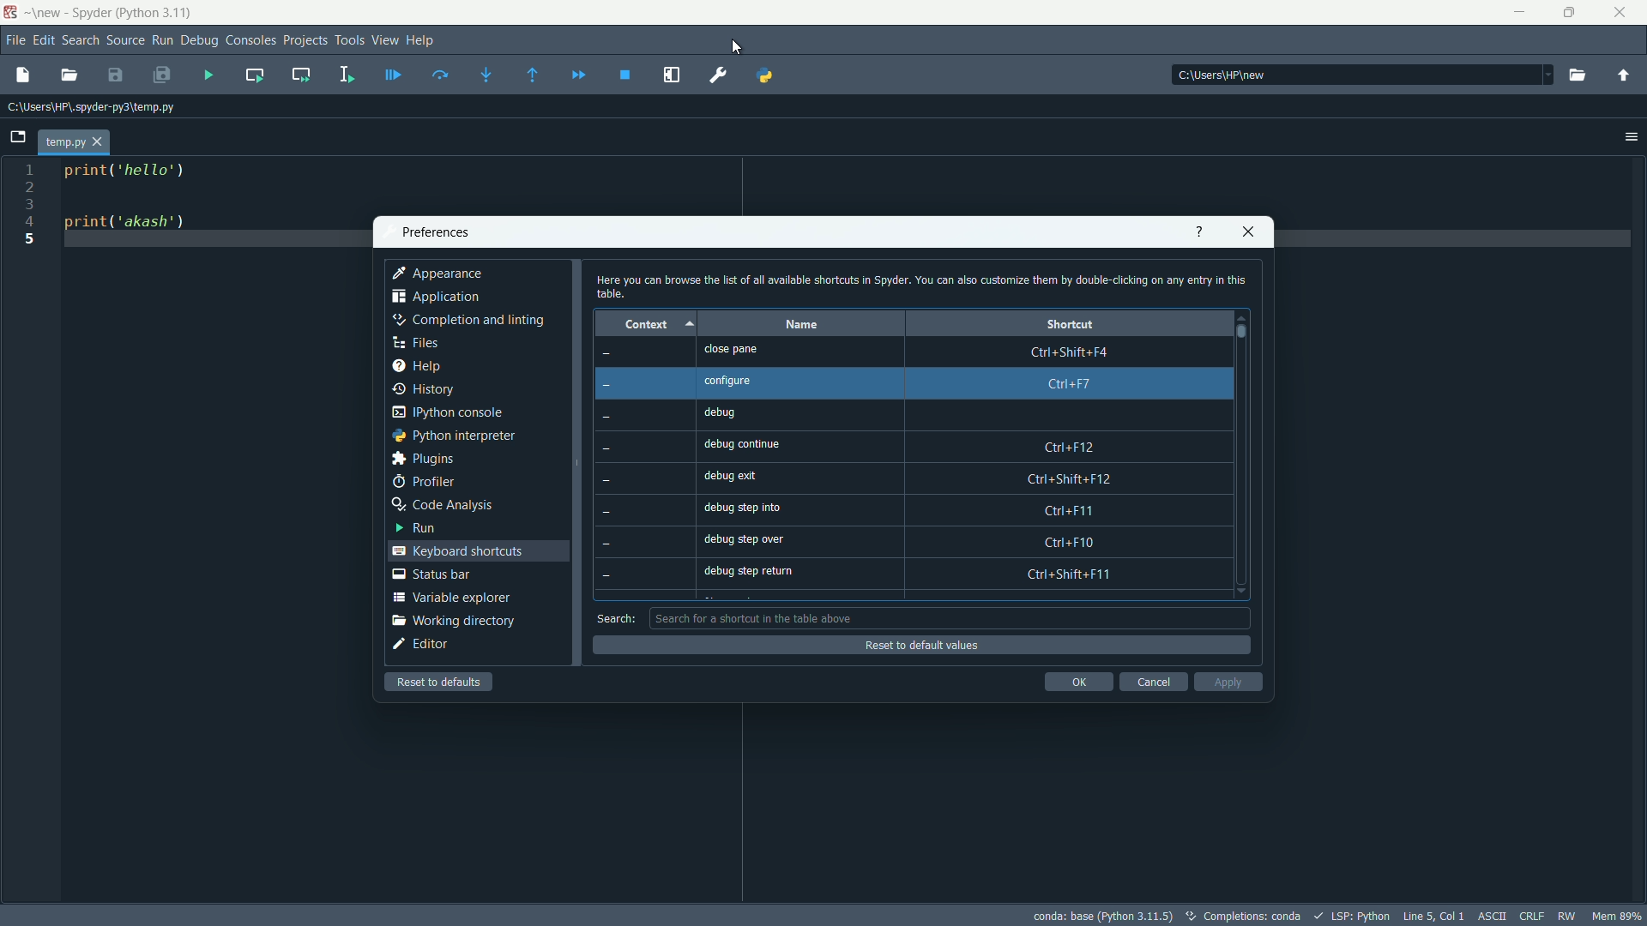 Image resolution: width=1647 pixels, height=926 pixels. Describe the element at coordinates (1625, 13) in the screenshot. I see `close app` at that location.